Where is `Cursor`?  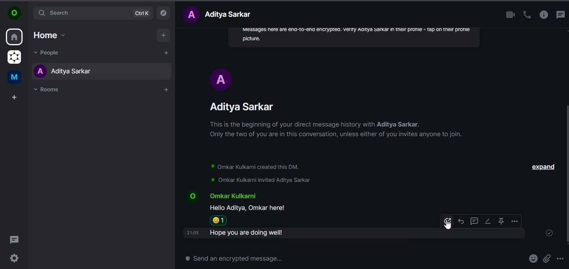
Cursor is located at coordinates (448, 226).